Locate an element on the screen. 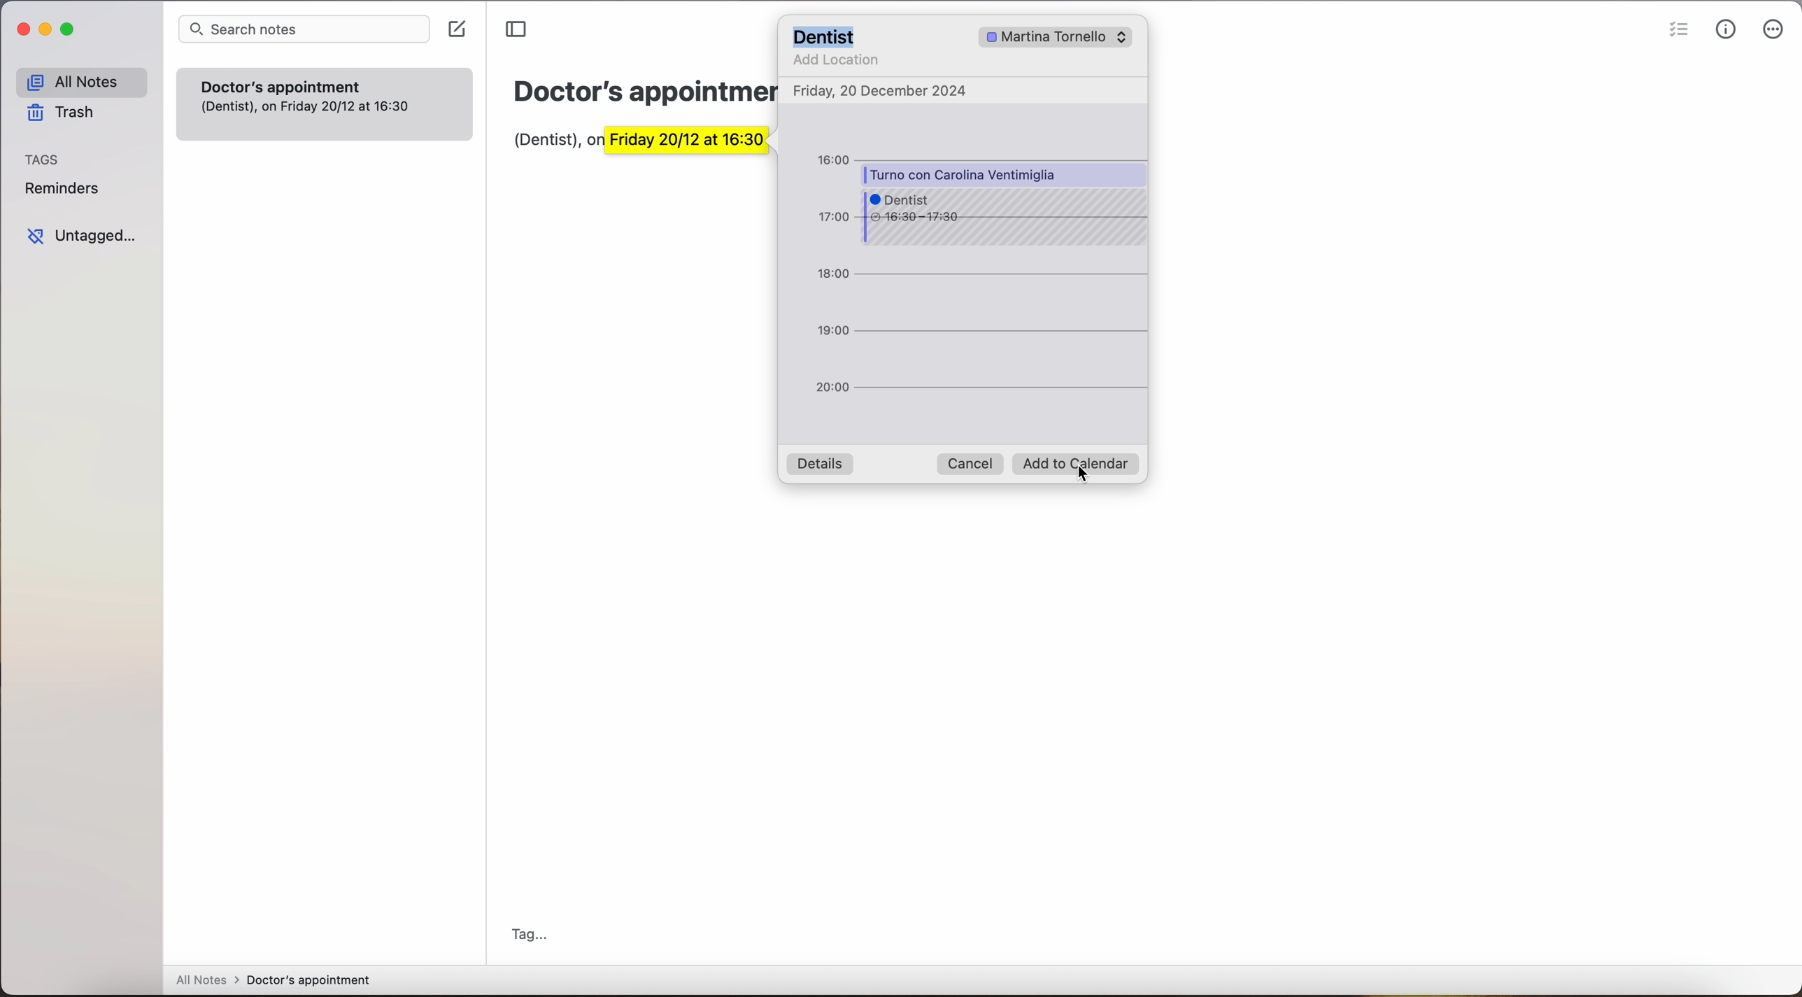 This screenshot has width=1802, height=997. Martina Toenello is located at coordinates (1070, 36).